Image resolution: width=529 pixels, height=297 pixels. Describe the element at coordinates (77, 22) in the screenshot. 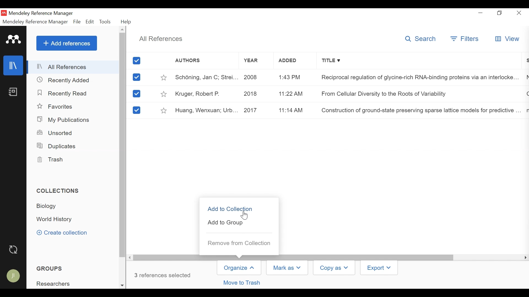

I see `File` at that location.